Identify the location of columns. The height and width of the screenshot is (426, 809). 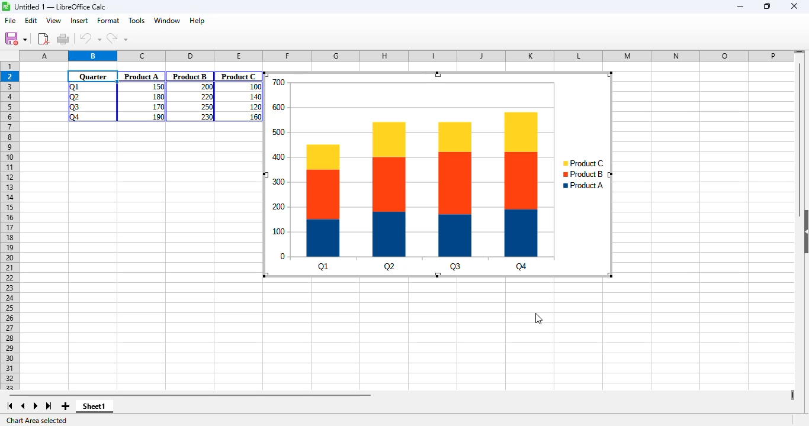
(407, 56).